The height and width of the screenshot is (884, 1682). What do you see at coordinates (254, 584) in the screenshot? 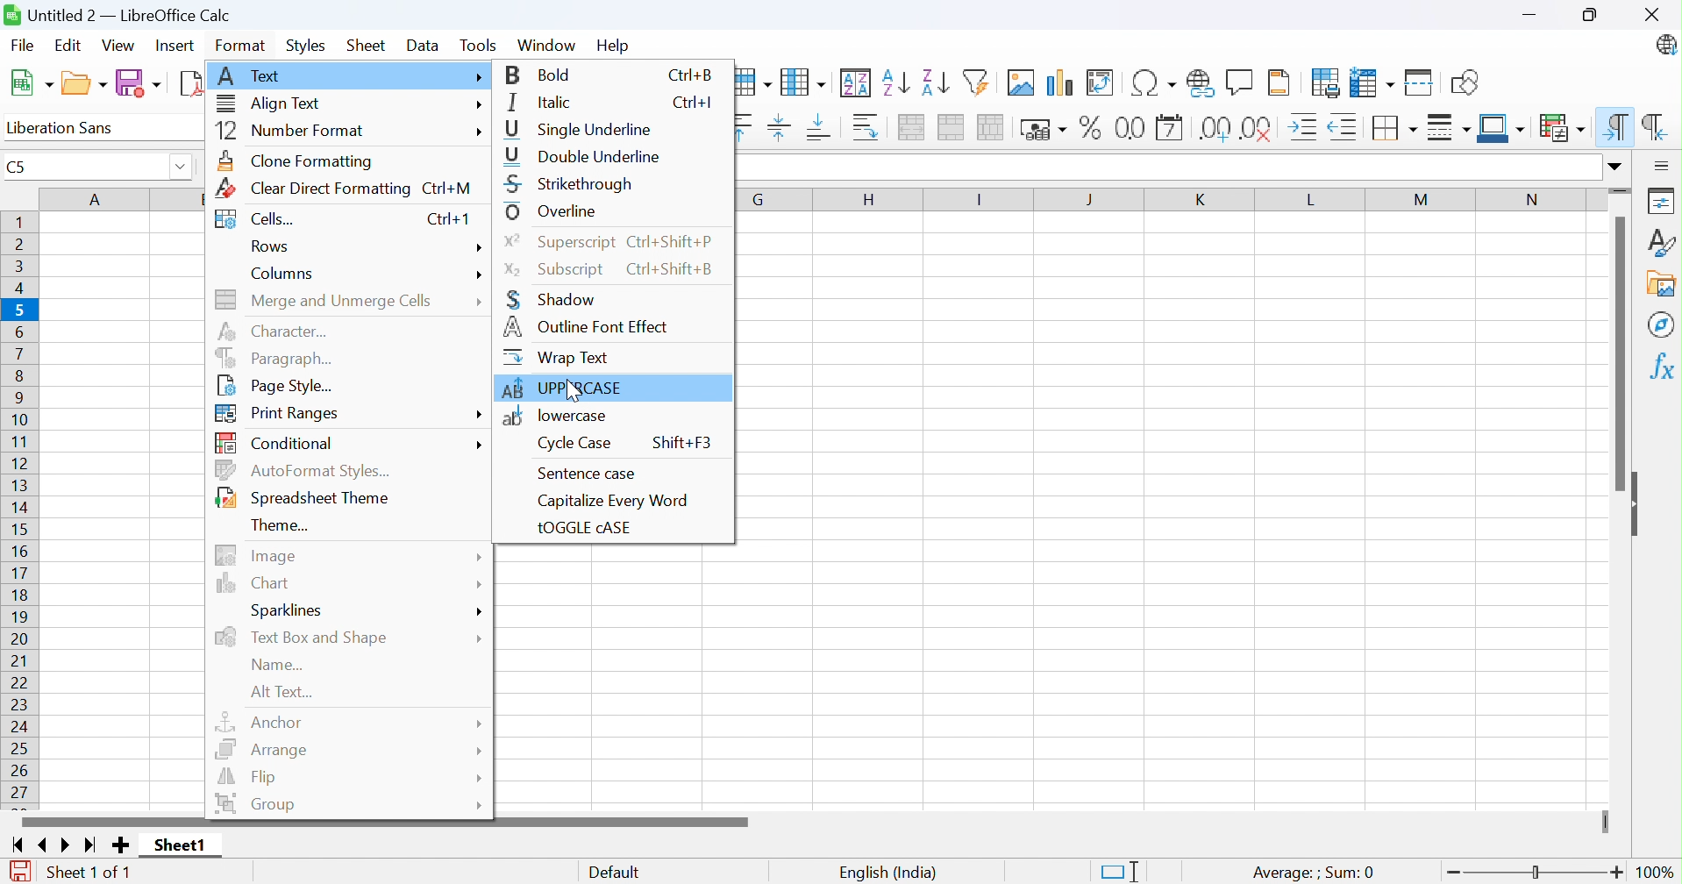
I see `Chart` at bounding box center [254, 584].